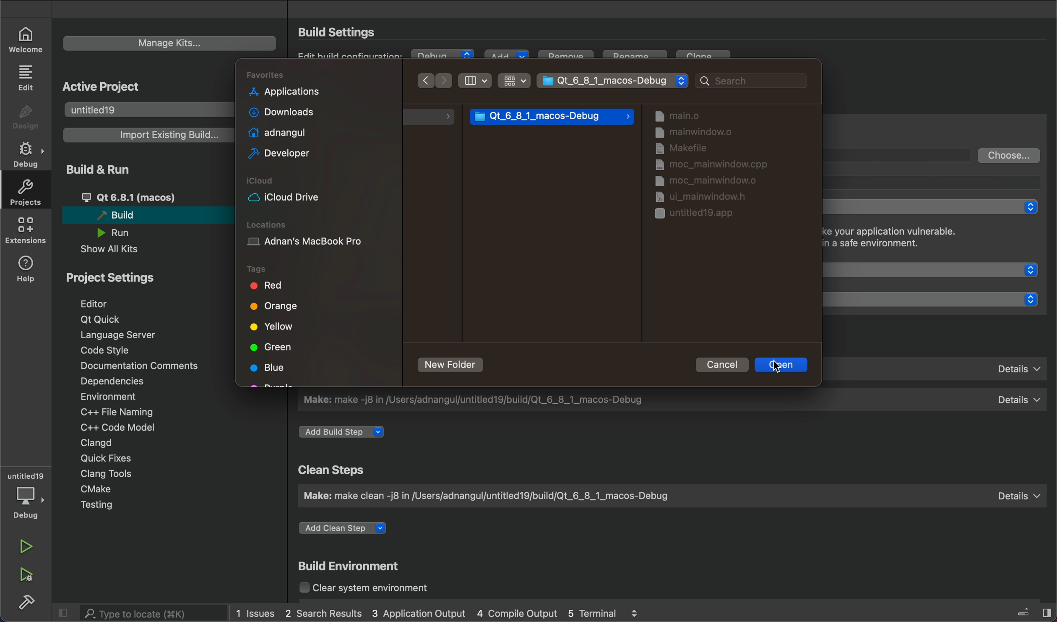  Describe the element at coordinates (437, 80) in the screenshot. I see `arrows` at that location.